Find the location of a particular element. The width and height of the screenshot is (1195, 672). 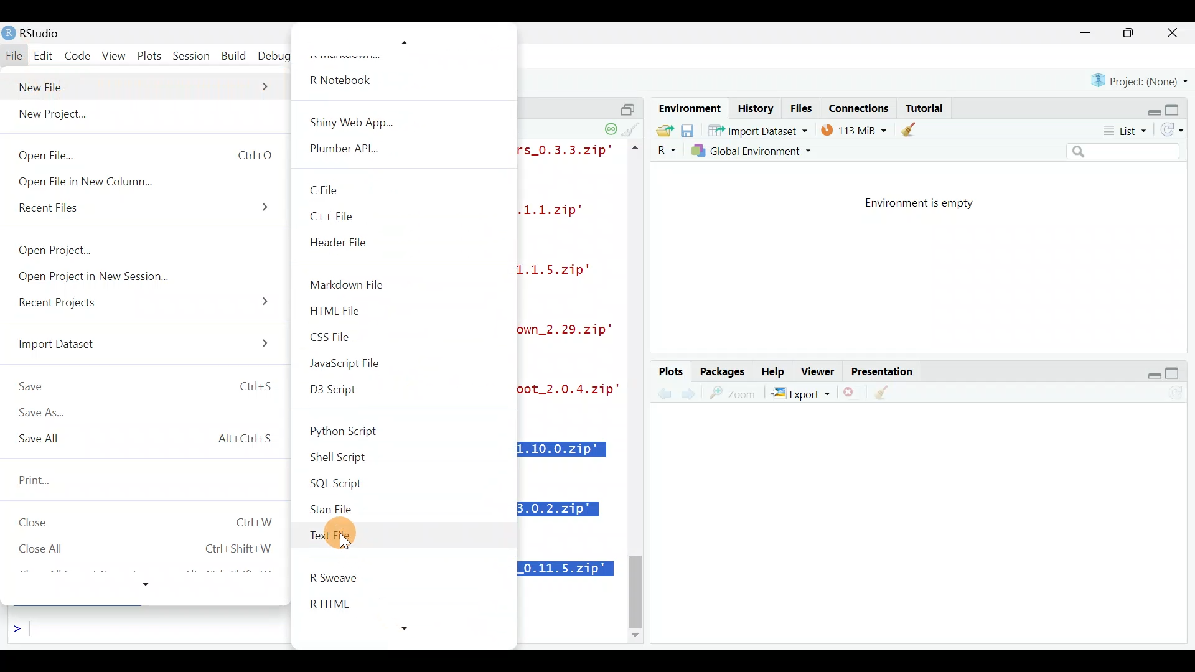

Print... is located at coordinates (51, 482).